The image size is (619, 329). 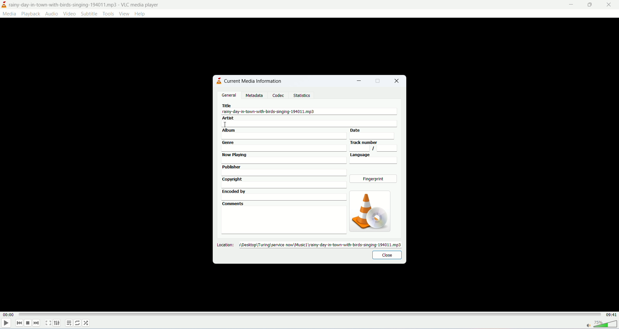 What do you see at coordinates (89, 14) in the screenshot?
I see `subtitle` at bounding box center [89, 14].